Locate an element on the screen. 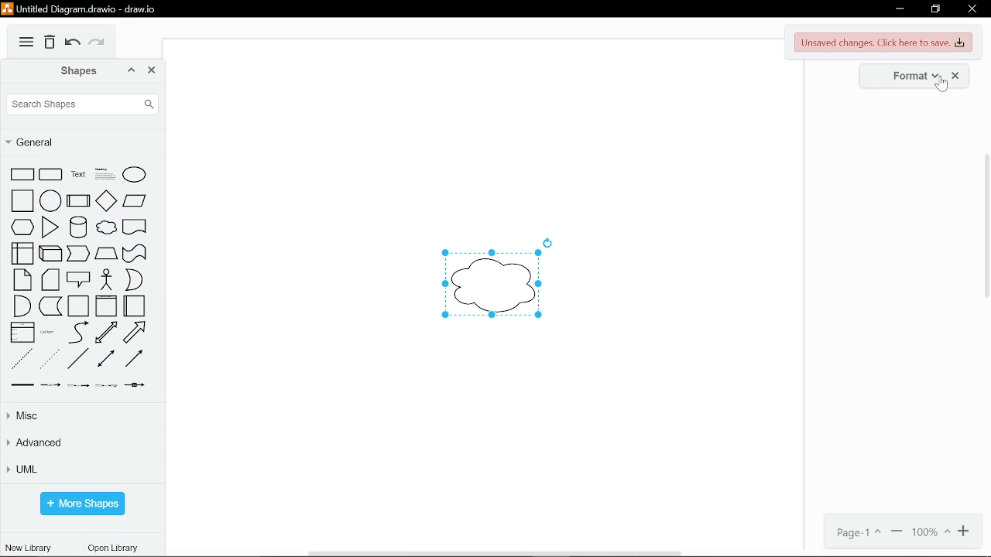 Image resolution: width=991 pixels, height=557 pixels. connector with two label is located at coordinates (80, 385).